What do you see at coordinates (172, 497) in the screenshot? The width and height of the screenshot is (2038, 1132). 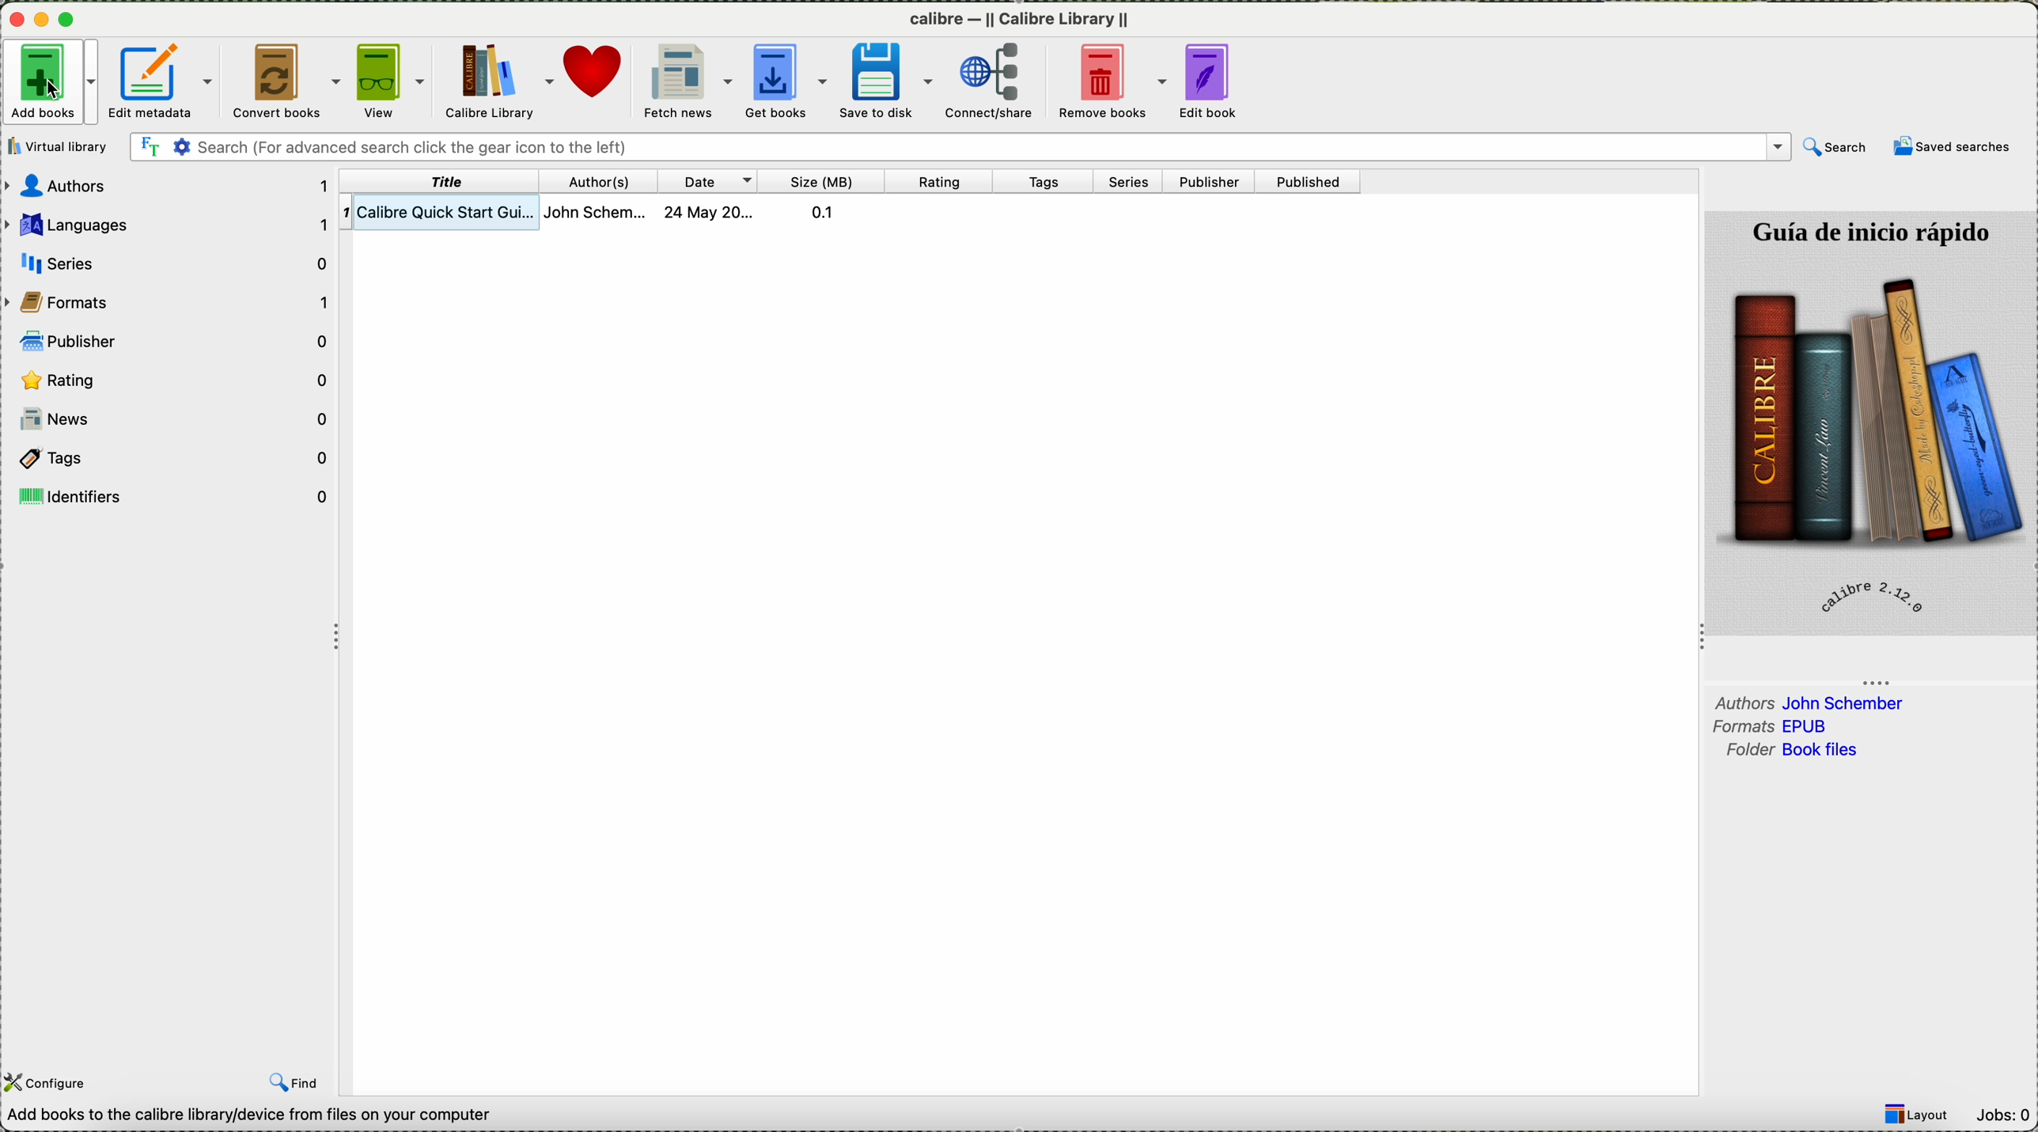 I see `identifiers` at bounding box center [172, 497].